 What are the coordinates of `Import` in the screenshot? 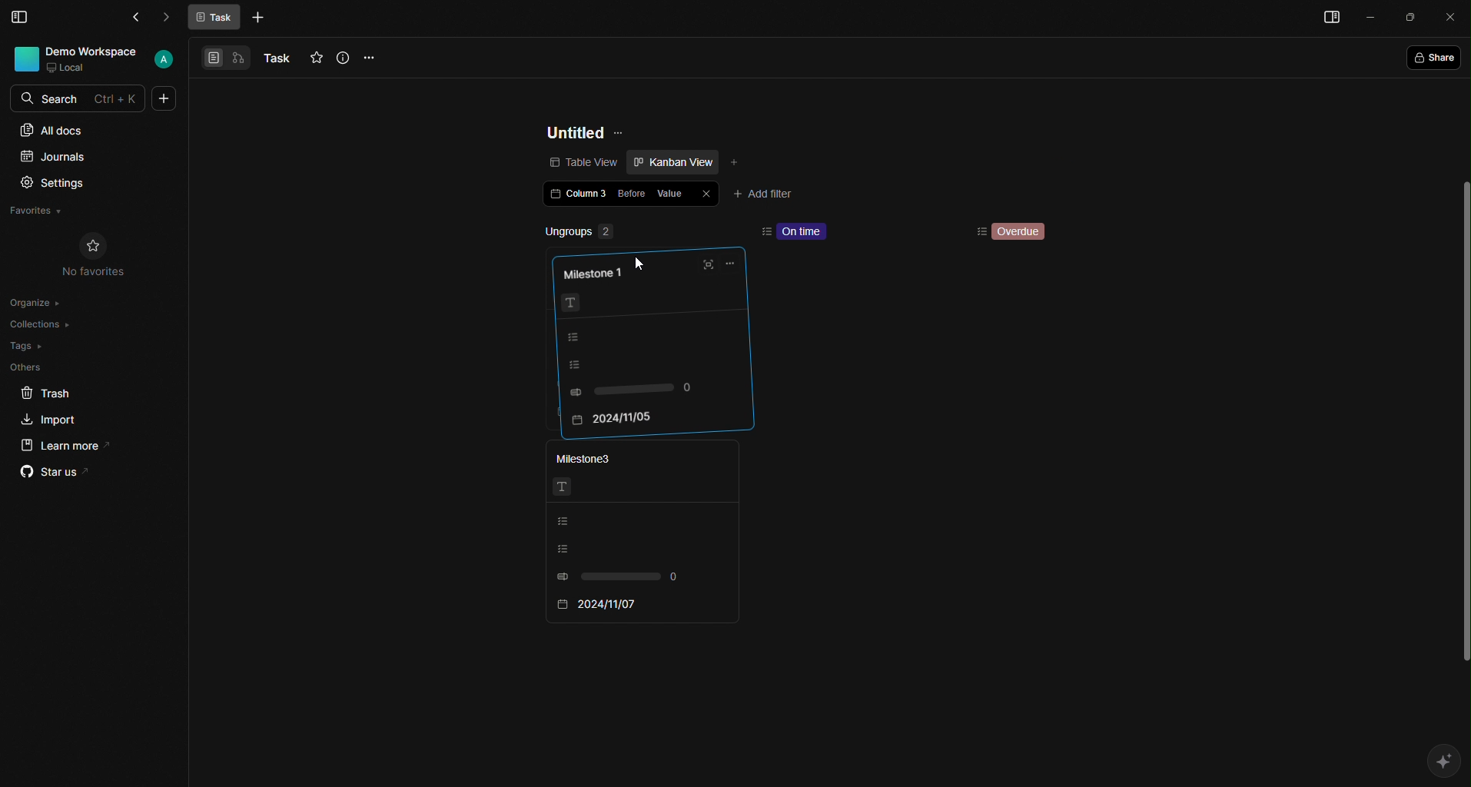 It's located at (50, 420).